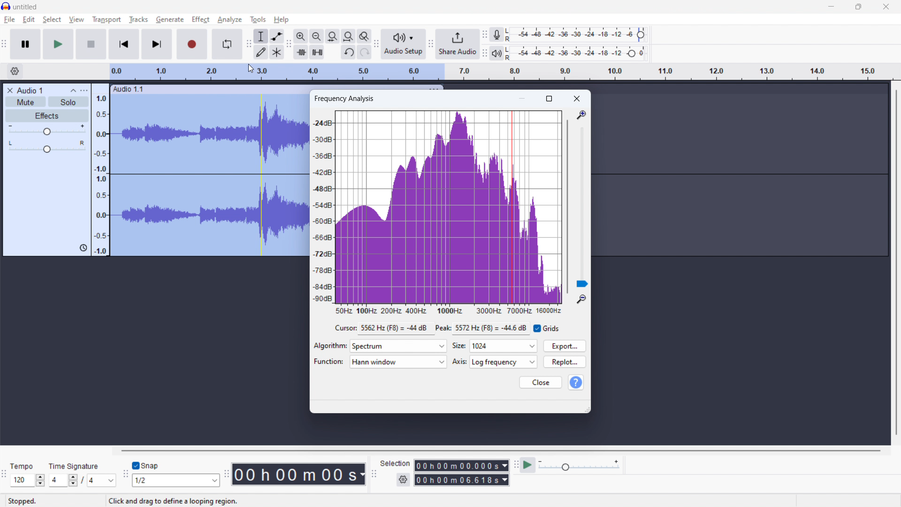 The image size is (901, 507). Describe the element at coordinates (124, 44) in the screenshot. I see `skip to start` at that location.